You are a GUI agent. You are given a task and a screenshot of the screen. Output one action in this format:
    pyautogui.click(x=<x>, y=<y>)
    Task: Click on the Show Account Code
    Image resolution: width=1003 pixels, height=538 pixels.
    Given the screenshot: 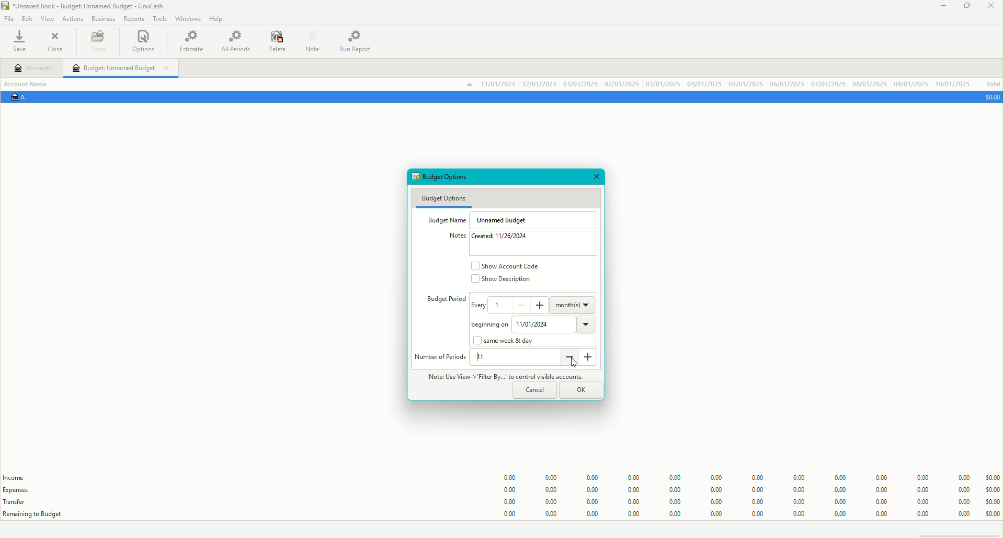 What is the action you would take?
    pyautogui.click(x=508, y=265)
    